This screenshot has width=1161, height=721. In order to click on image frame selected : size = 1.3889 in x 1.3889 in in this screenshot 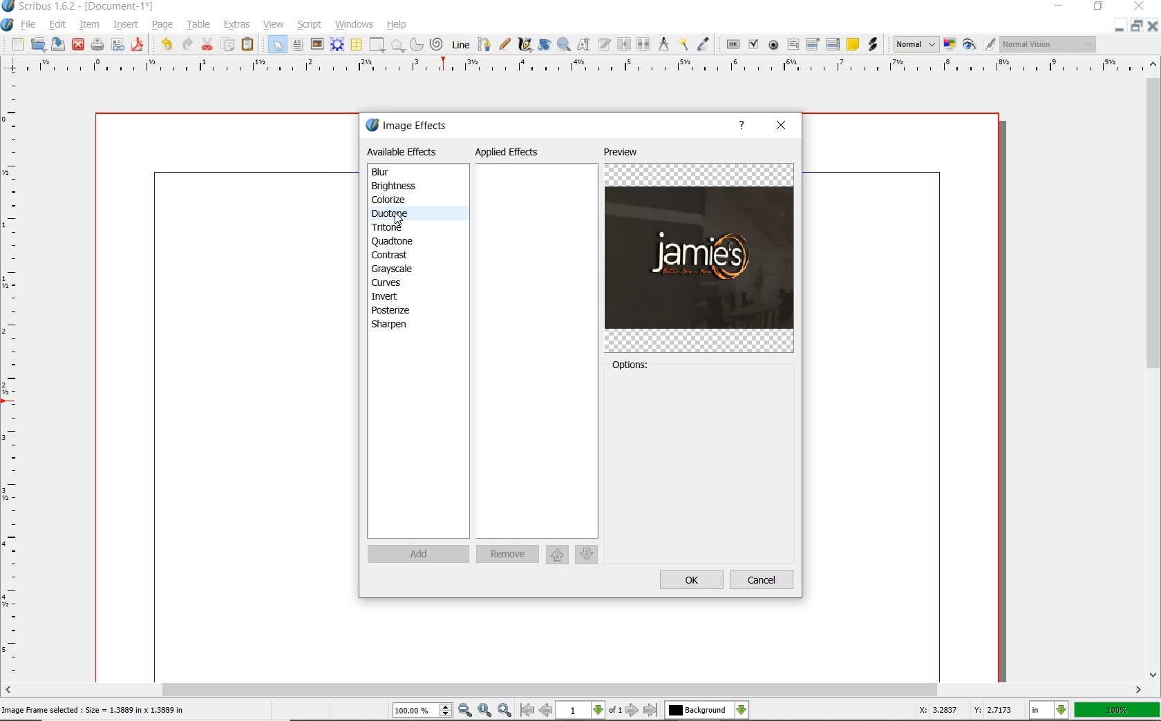, I will do `click(96, 710)`.